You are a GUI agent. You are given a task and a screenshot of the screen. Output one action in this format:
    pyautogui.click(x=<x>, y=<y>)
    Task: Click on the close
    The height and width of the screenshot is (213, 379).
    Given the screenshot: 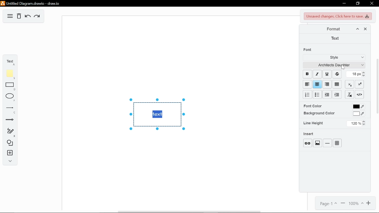 What is the action you would take?
    pyautogui.click(x=364, y=29)
    